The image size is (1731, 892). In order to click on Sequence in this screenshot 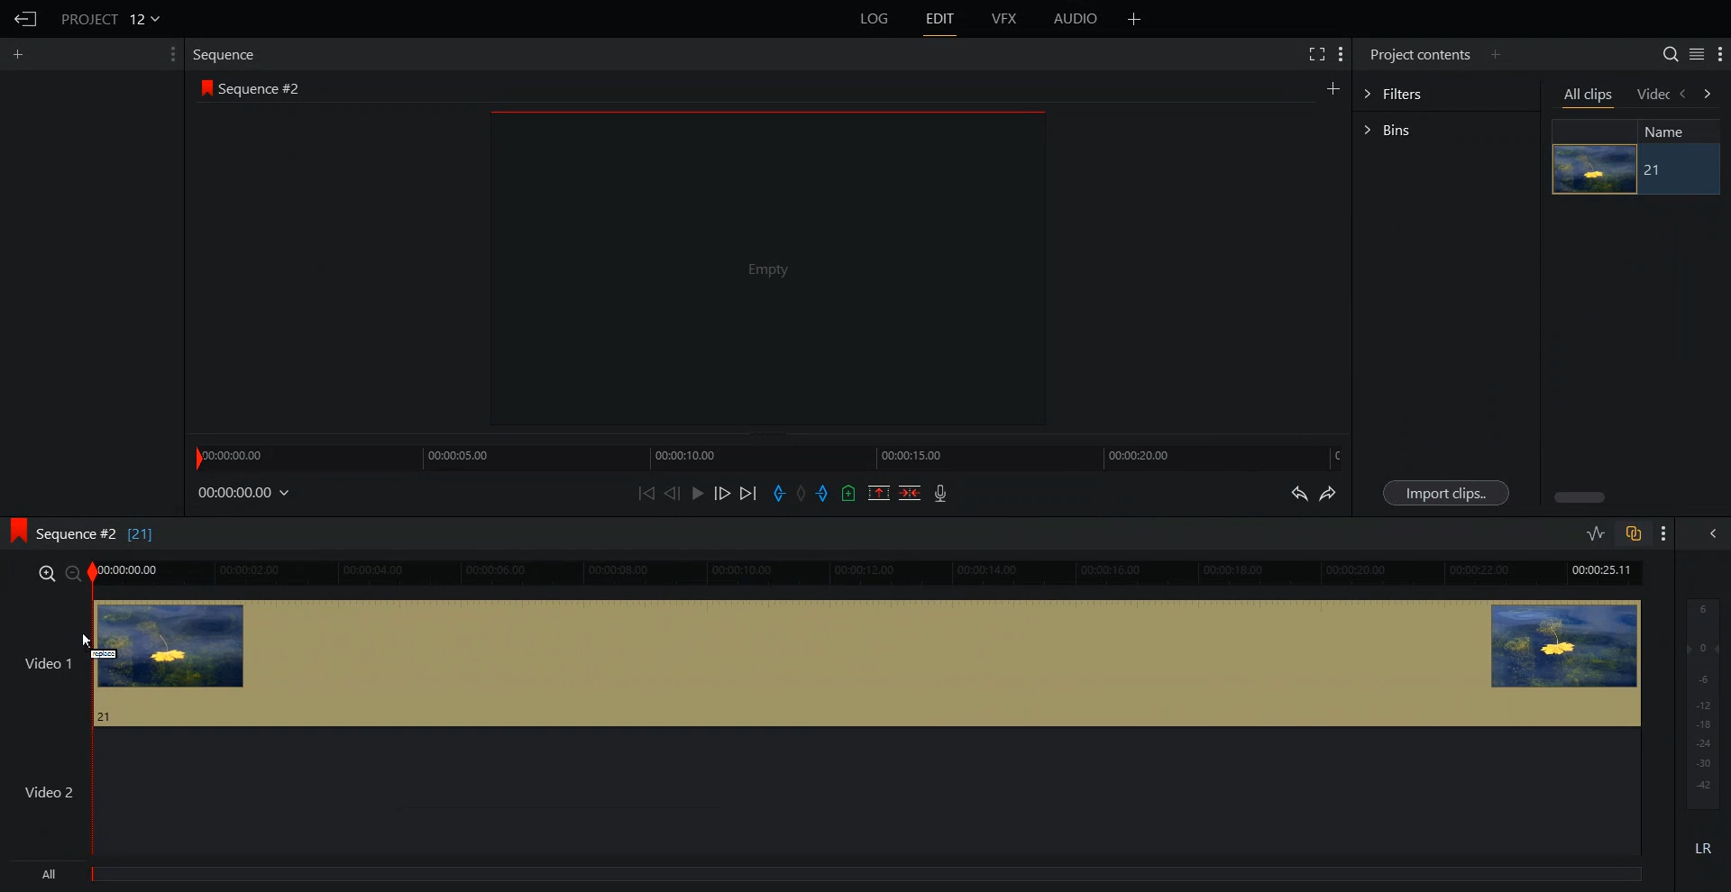, I will do `click(229, 55)`.